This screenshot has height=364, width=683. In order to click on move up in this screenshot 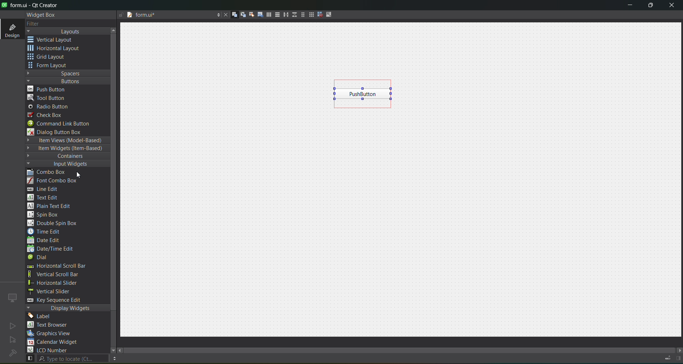, I will do `click(115, 30)`.